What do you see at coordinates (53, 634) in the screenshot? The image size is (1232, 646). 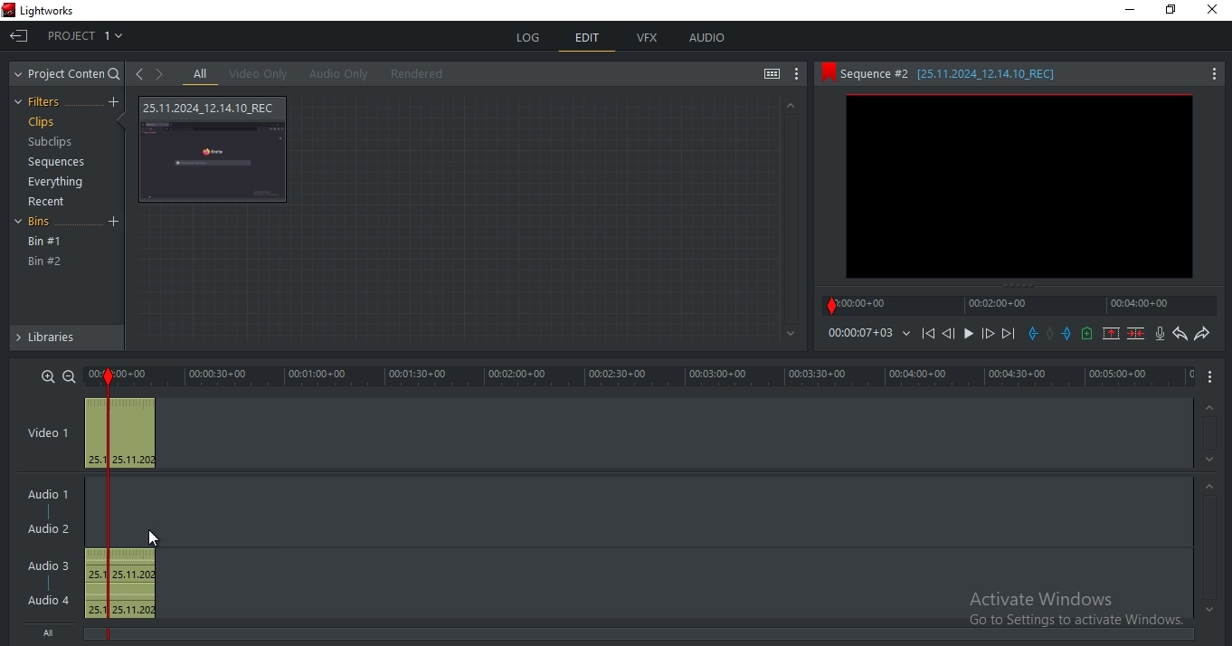 I see `All` at bounding box center [53, 634].